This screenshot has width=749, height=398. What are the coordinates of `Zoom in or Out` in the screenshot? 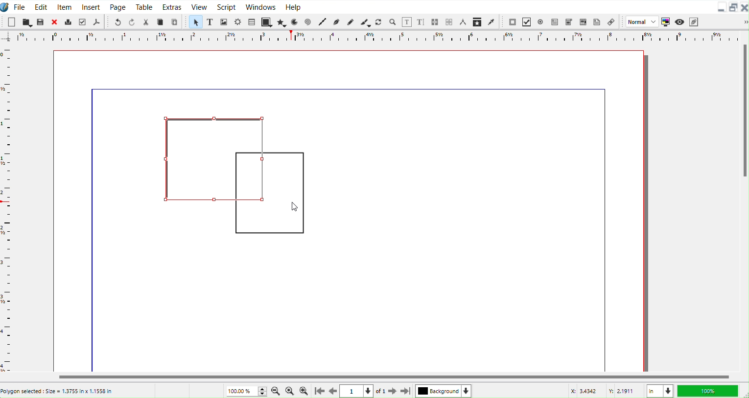 It's located at (392, 22).